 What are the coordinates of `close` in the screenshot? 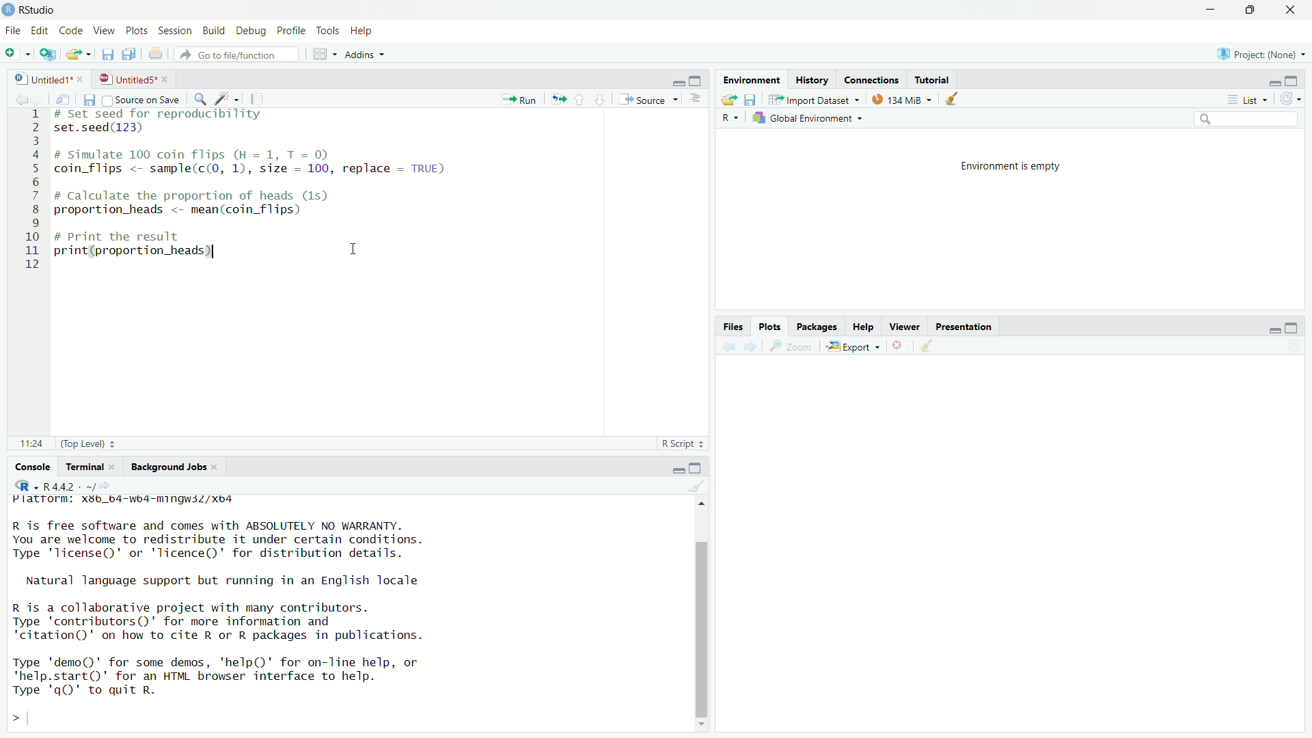 It's located at (81, 77).